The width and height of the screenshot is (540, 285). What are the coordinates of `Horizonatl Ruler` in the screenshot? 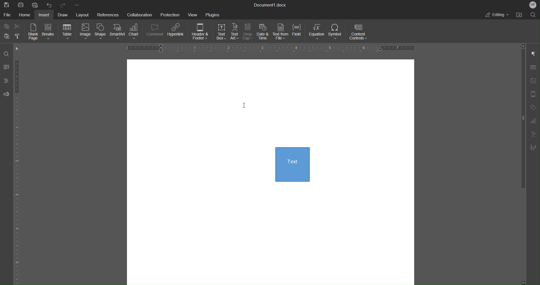 It's located at (269, 48).